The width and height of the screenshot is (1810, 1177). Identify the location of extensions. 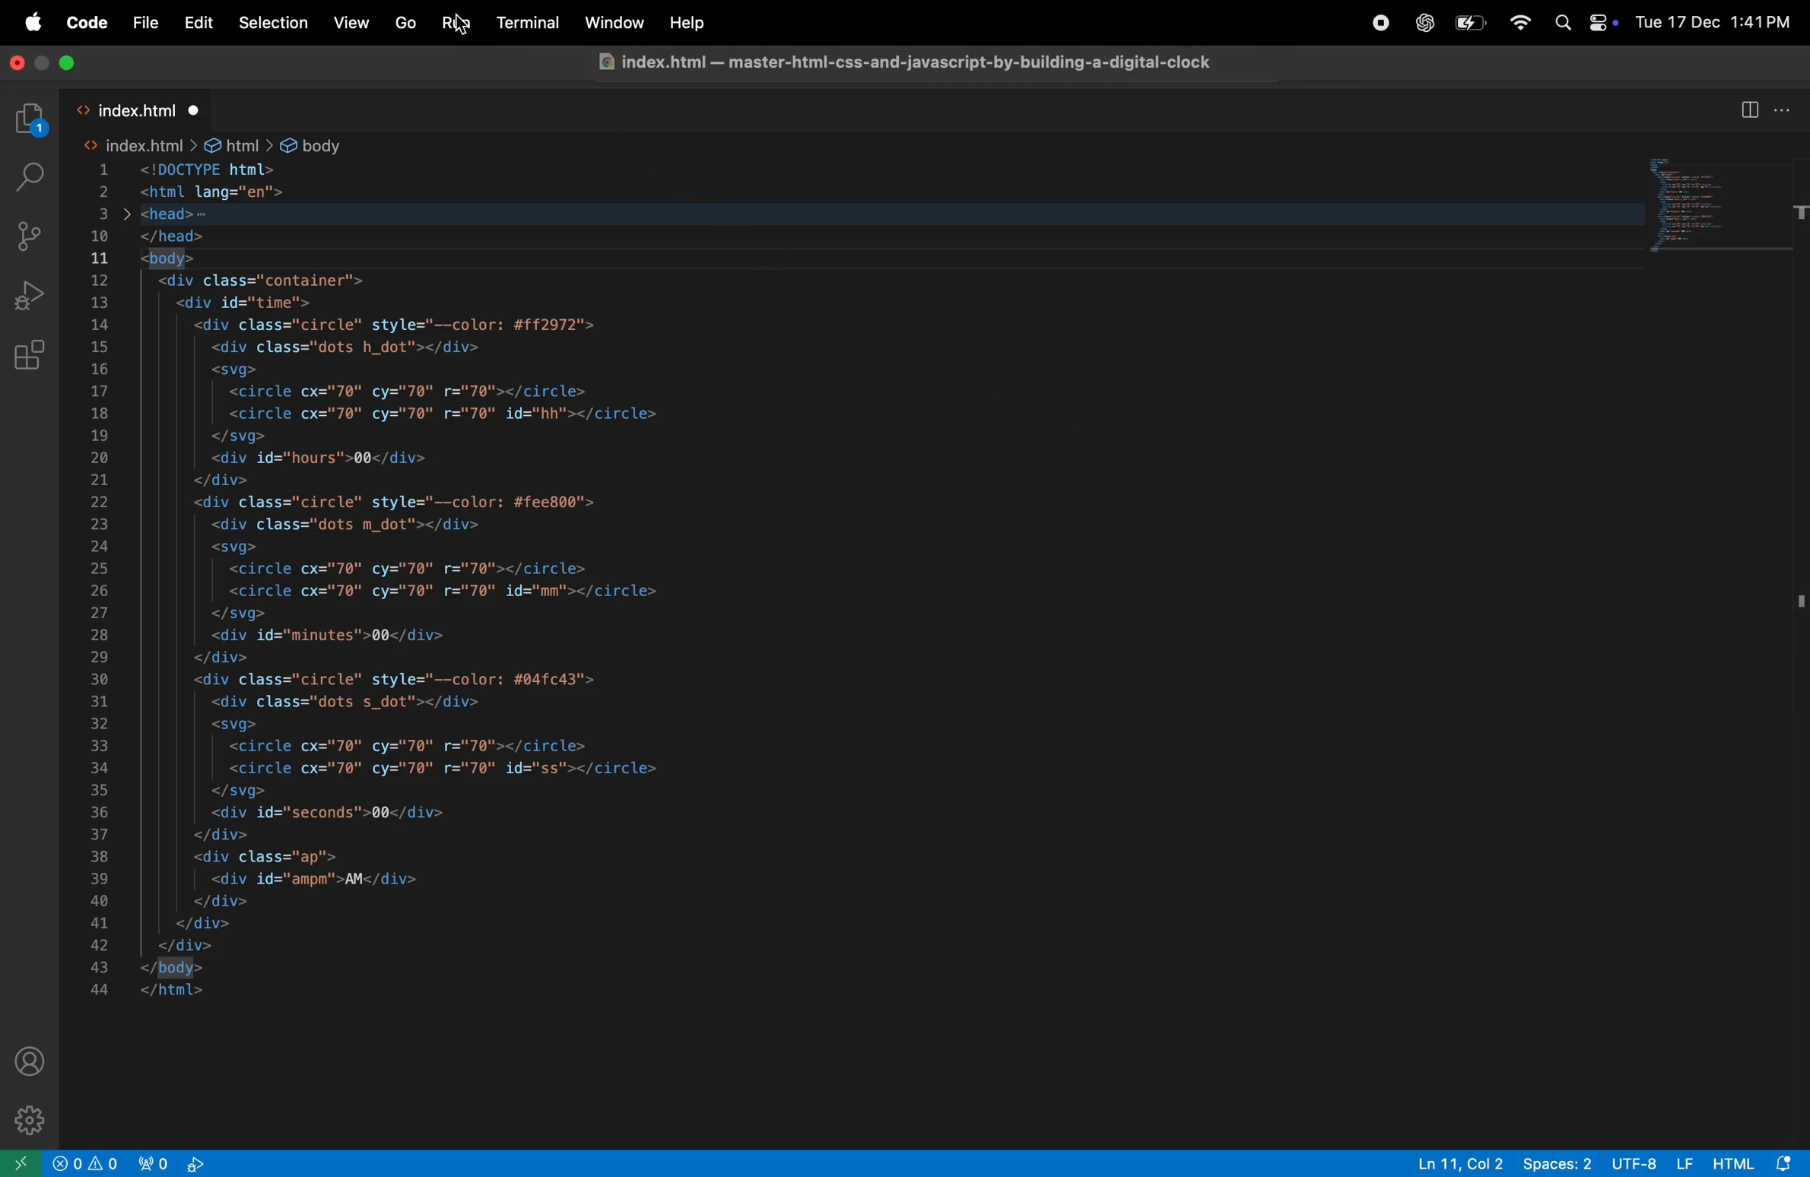
(31, 353).